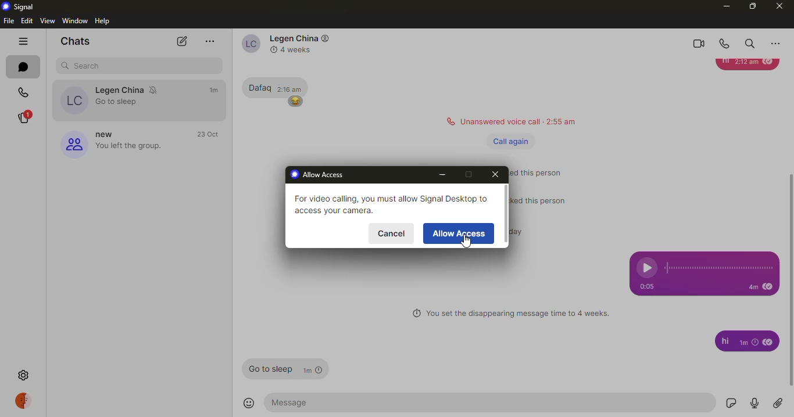 This screenshot has width=794, height=417. I want to click on hide tabs, so click(20, 41).